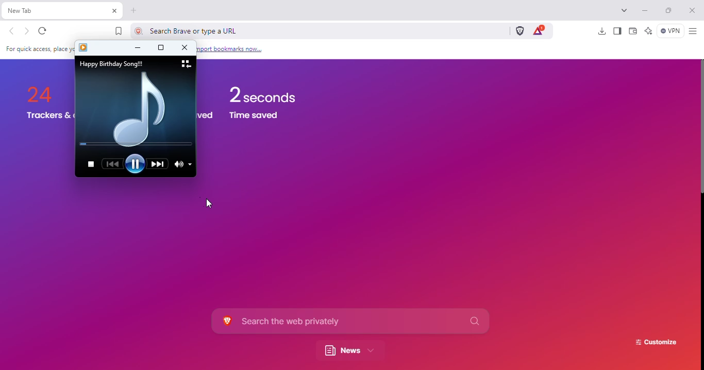  What do you see at coordinates (348, 351) in the screenshot?
I see `news` at bounding box center [348, 351].